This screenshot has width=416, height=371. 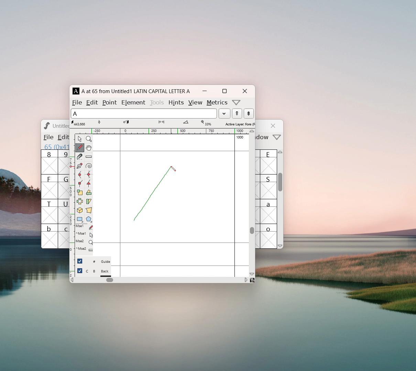 I want to click on scrollbar, so click(x=281, y=185).